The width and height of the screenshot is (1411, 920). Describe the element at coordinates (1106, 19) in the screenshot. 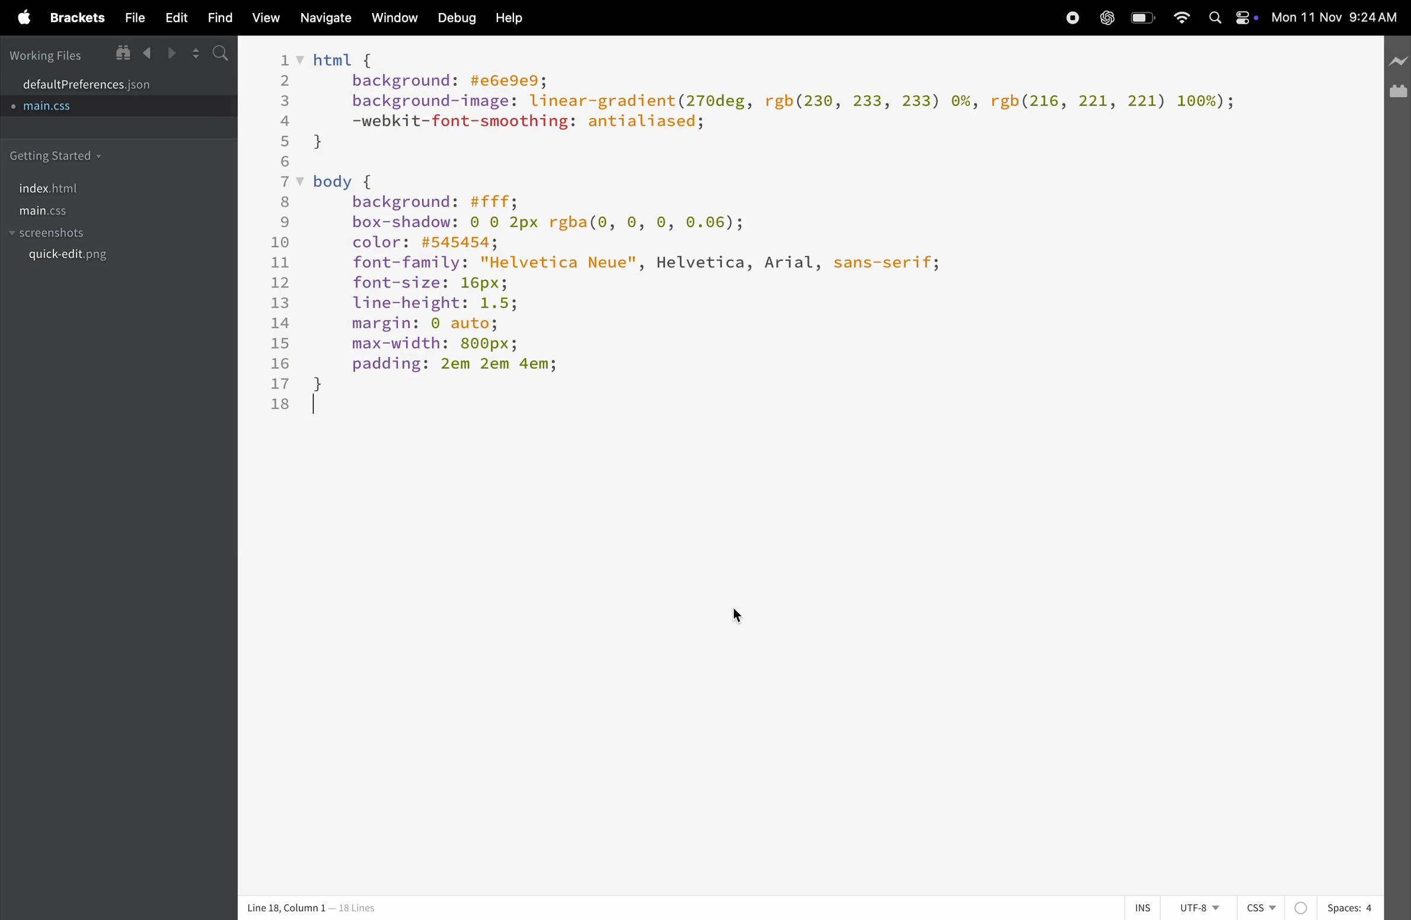

I see `record` at that location.